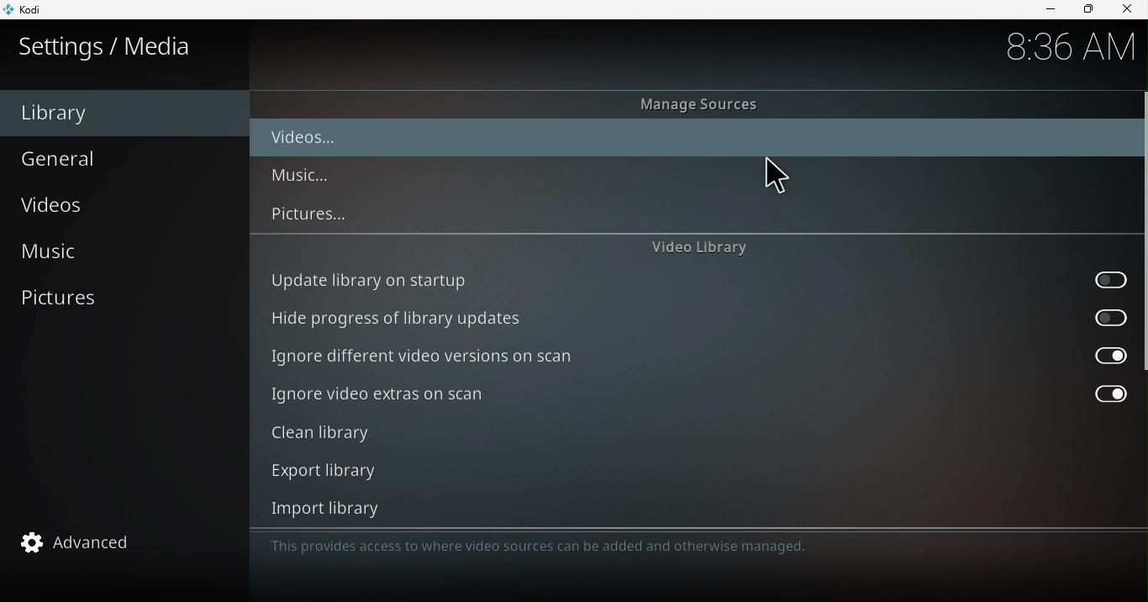 The width and height of the screenshot is (1148, 602). What do you see at coordinates (695, 356) in the screenshot?
I see `Ignore different video versions on scan` at bounding box center [695, 356].